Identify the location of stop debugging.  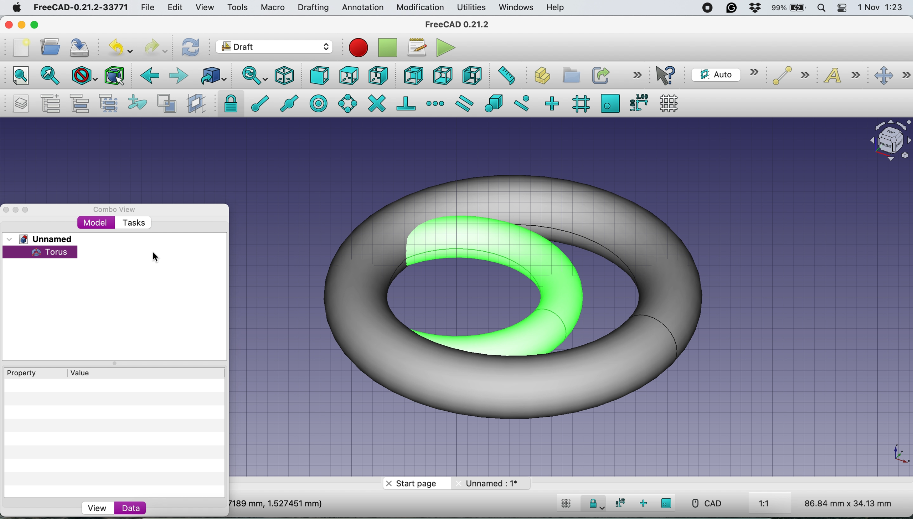
(386, 48).